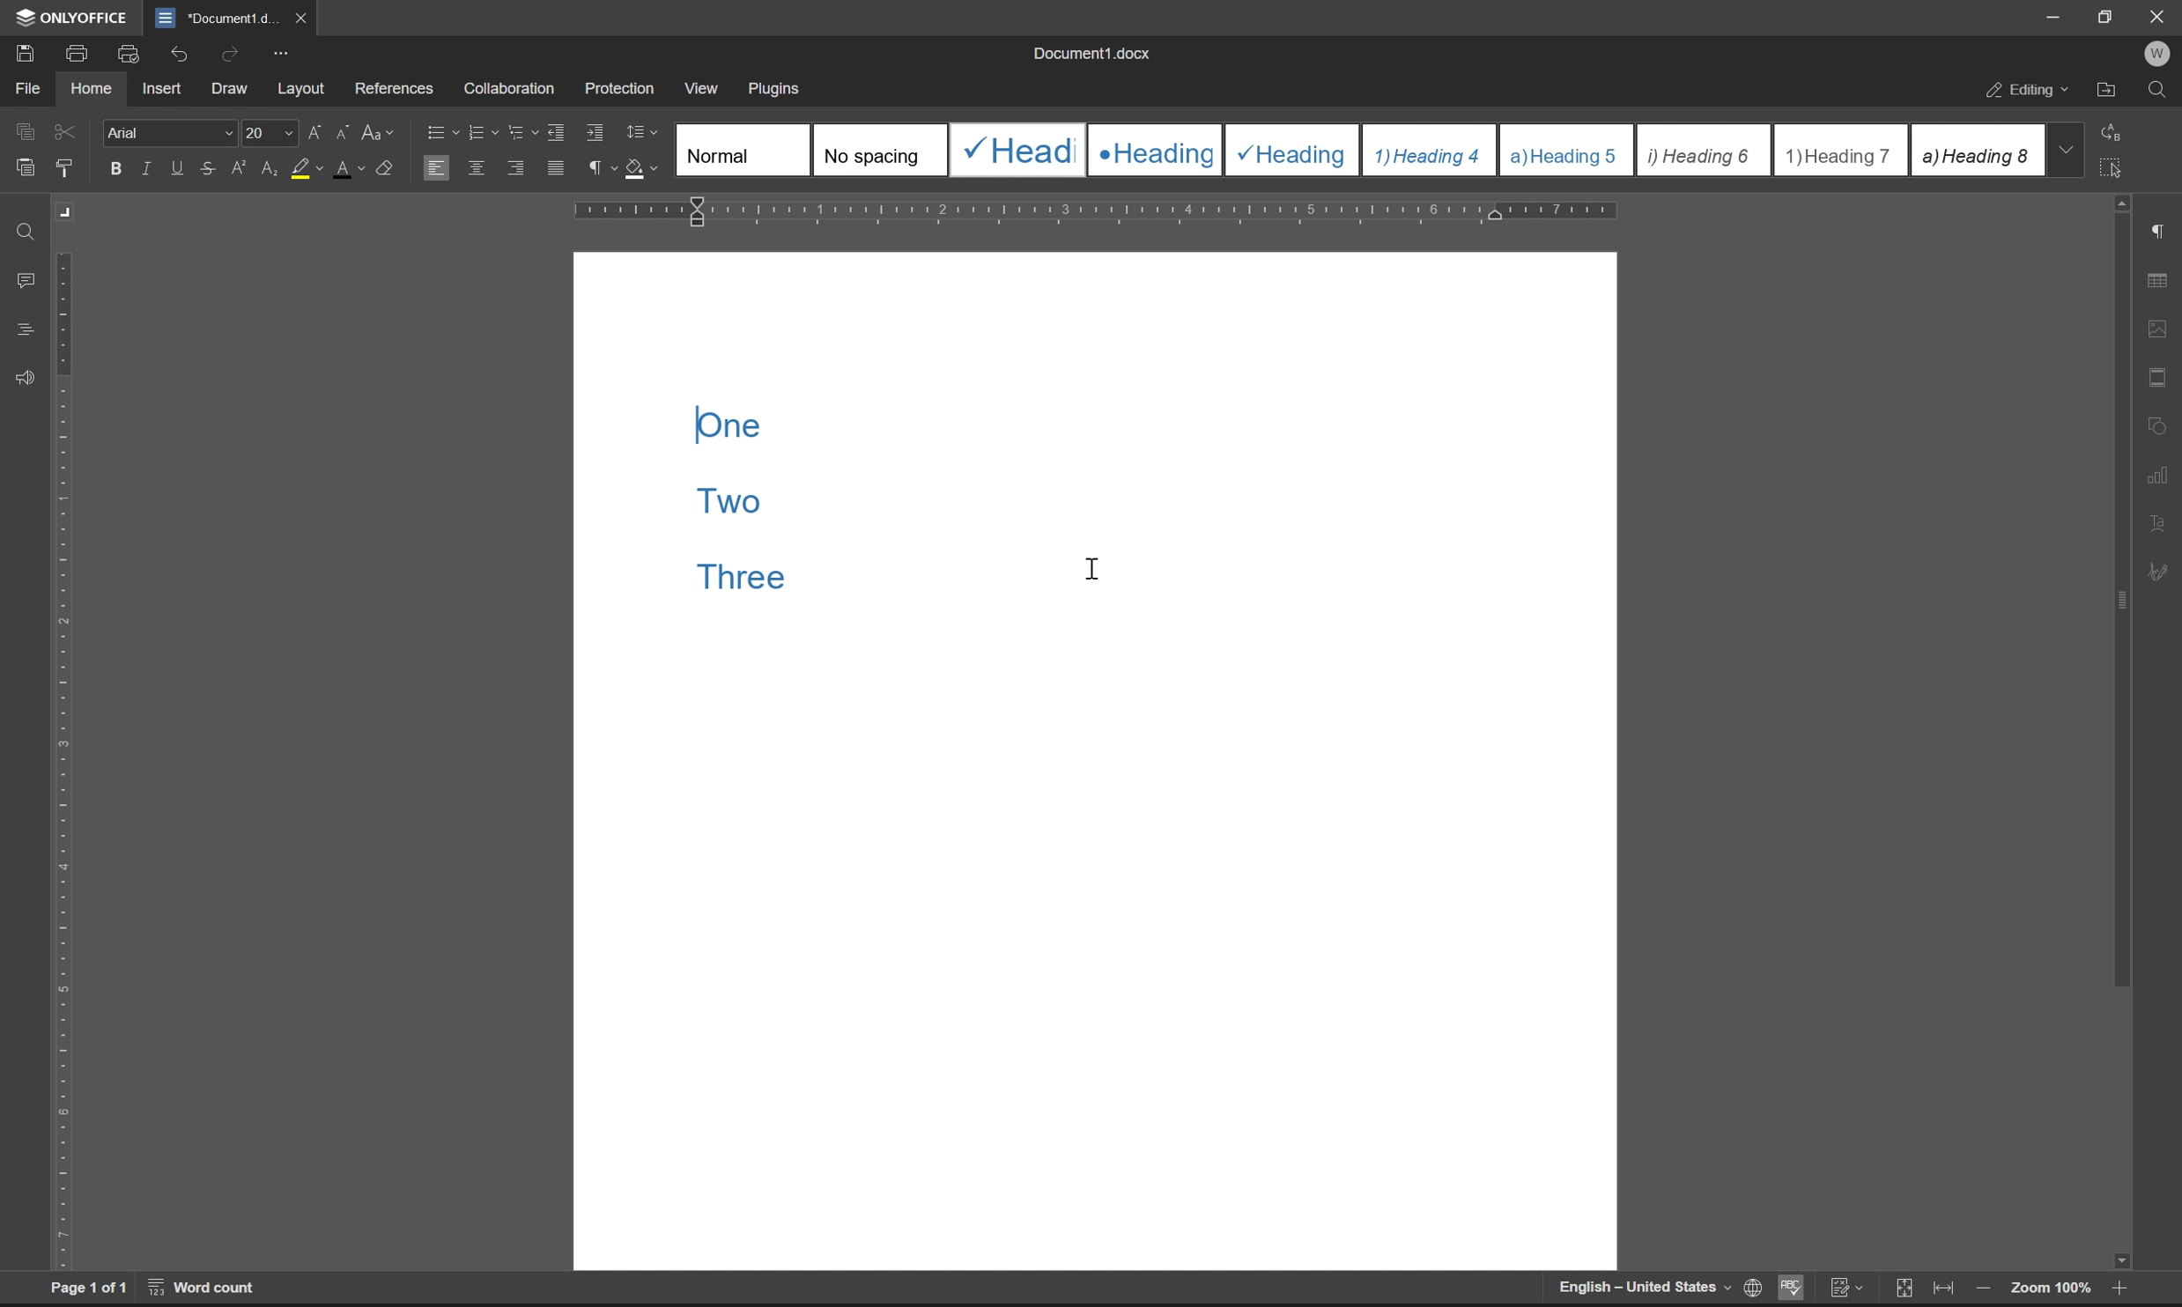 This screenshot has width=2182, height=1307. Describe the element at coordinates (1155, 151) in the screenshot. I see `Heading 2` at that location.